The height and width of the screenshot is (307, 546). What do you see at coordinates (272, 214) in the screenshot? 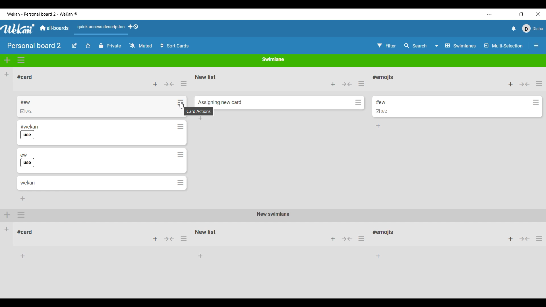
I see `New swimlane` at bounding box center [272, 214].